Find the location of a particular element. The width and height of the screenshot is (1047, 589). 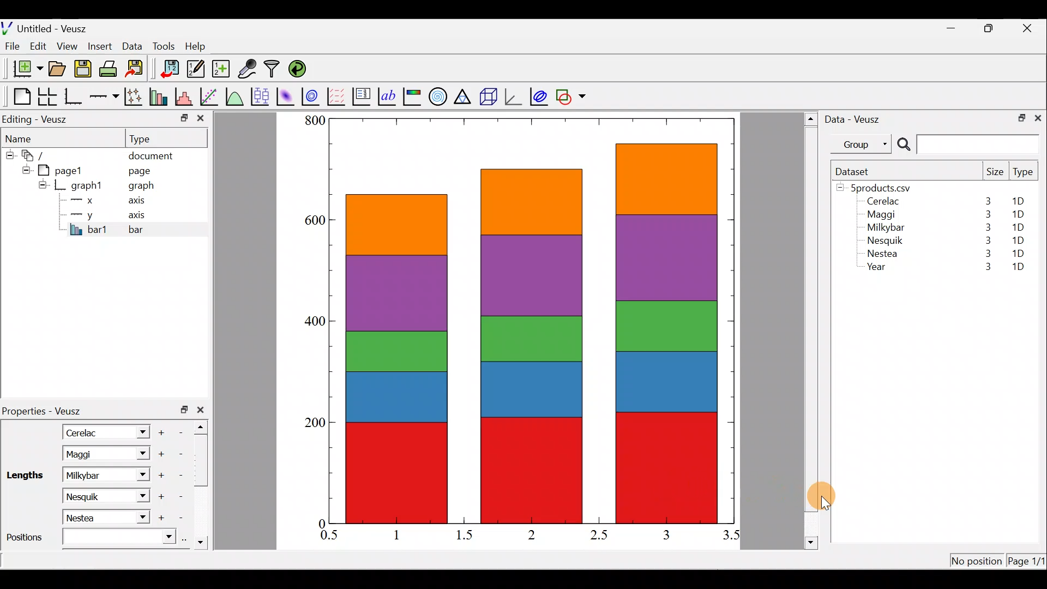

View is located at coordinates (69, 44).